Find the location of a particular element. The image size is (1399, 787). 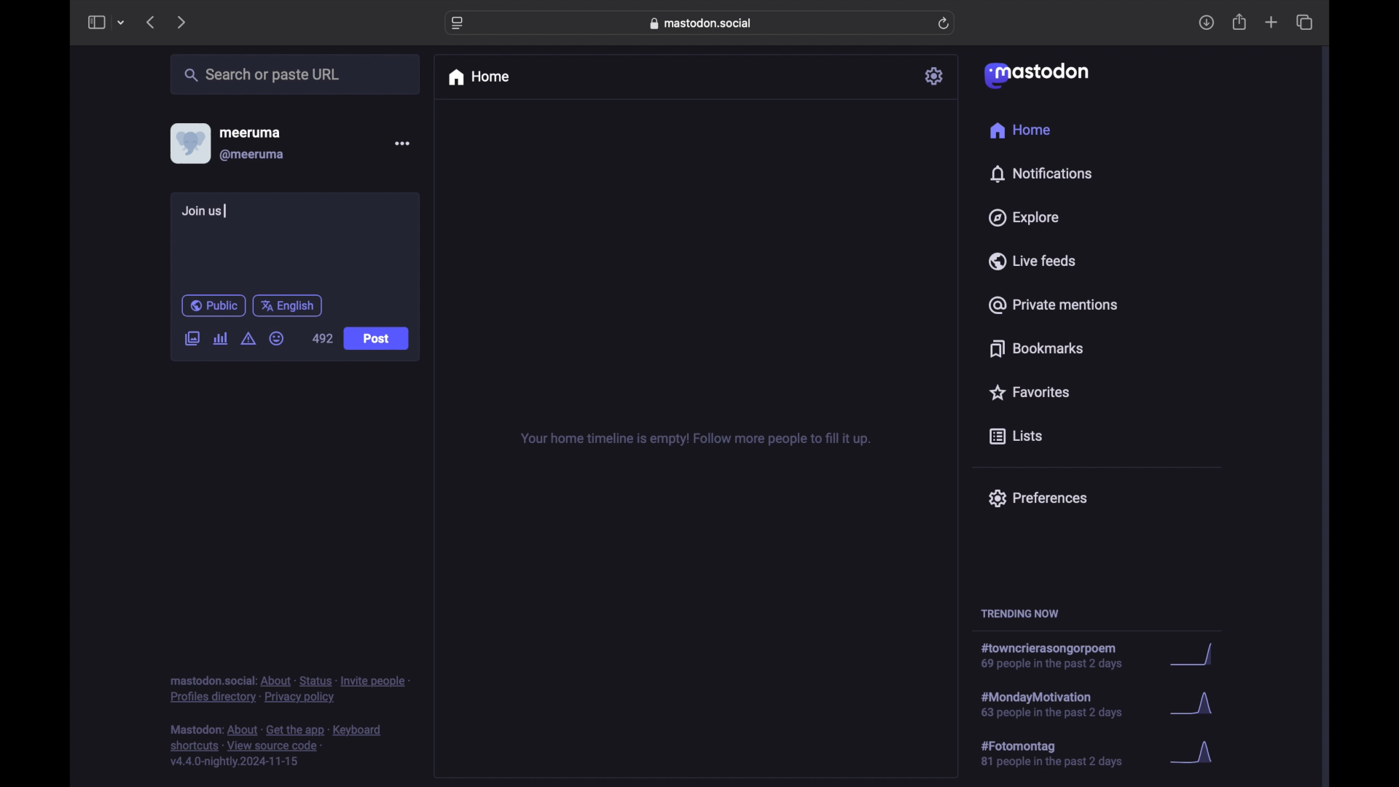

website settings is located at coordinates (459, 23).